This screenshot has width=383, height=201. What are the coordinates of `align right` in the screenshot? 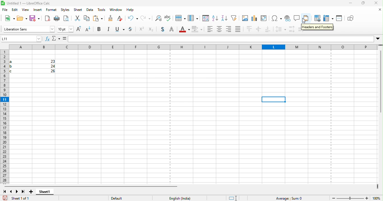 It's located at (229, 30).